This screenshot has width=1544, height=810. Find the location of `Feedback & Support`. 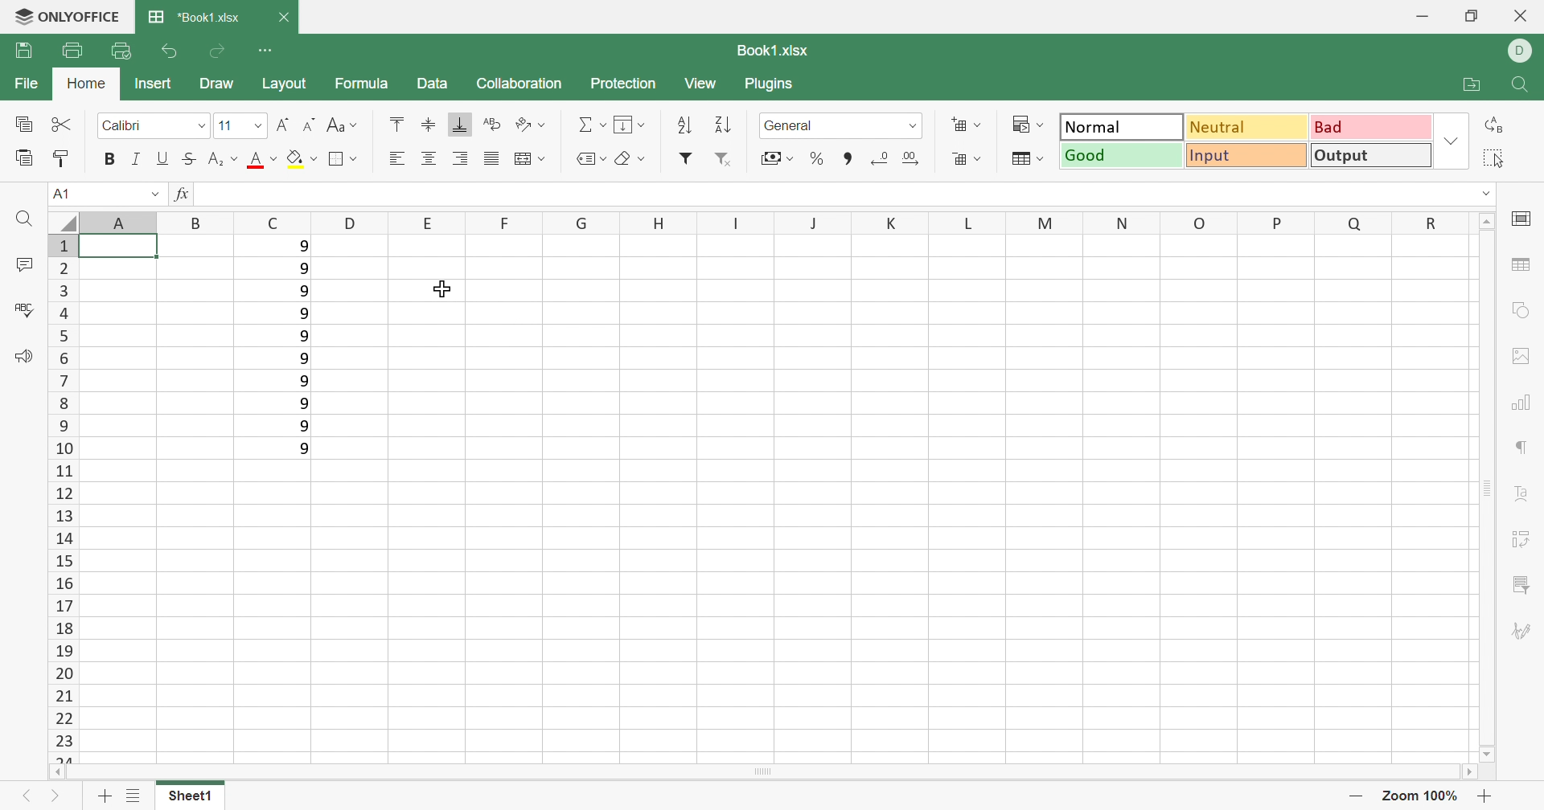

Feedback & Support is located at coordinates (23, 358).